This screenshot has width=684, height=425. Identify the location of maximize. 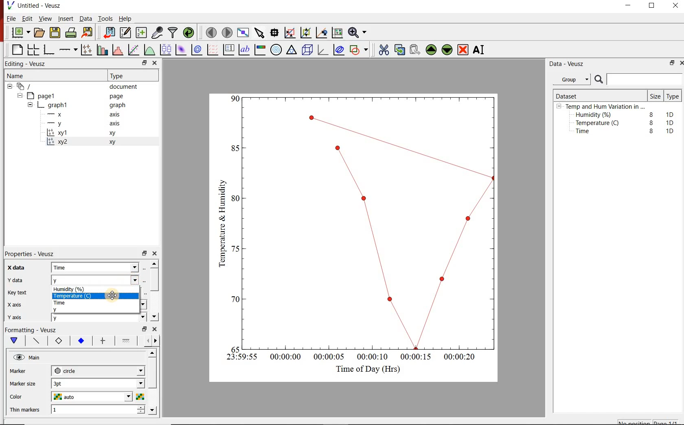
(656, 6).